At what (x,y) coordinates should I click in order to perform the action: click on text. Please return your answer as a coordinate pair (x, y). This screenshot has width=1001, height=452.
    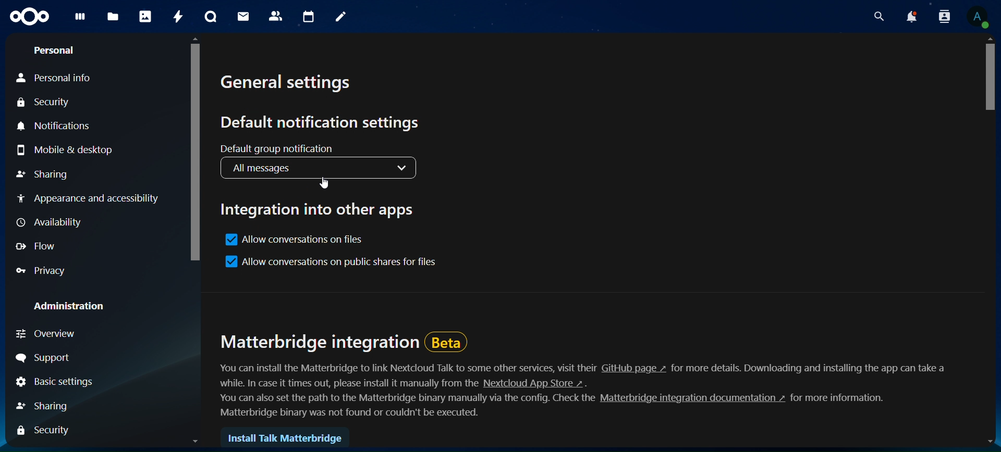
    Looking at the image, I should click on (352, 413).